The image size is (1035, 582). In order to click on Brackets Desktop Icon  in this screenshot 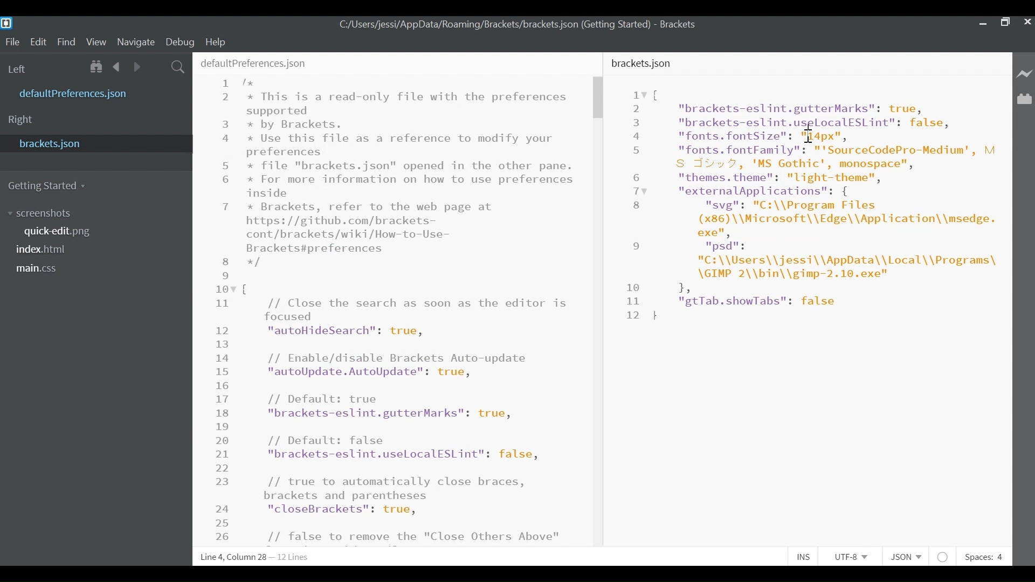, I will do `click(6, 23)`.